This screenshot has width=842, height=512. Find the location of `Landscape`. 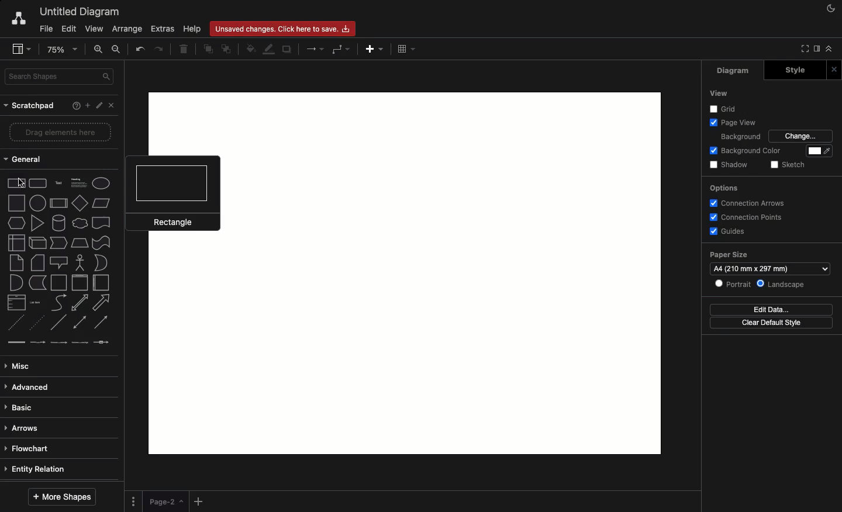

Landscape is located at coordinates (780, 285).